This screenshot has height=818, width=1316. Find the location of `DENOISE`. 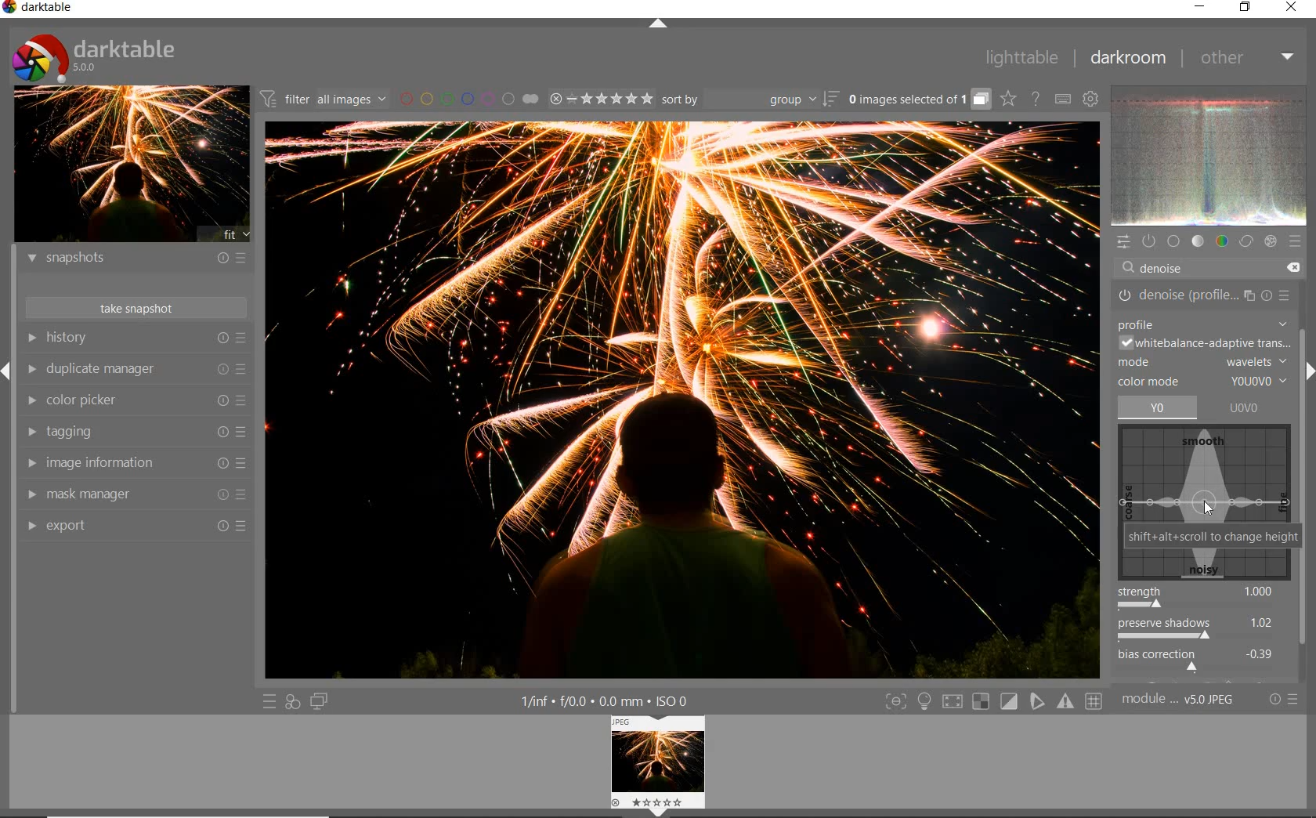

DENOISE is located at coordinates (1205, 295).